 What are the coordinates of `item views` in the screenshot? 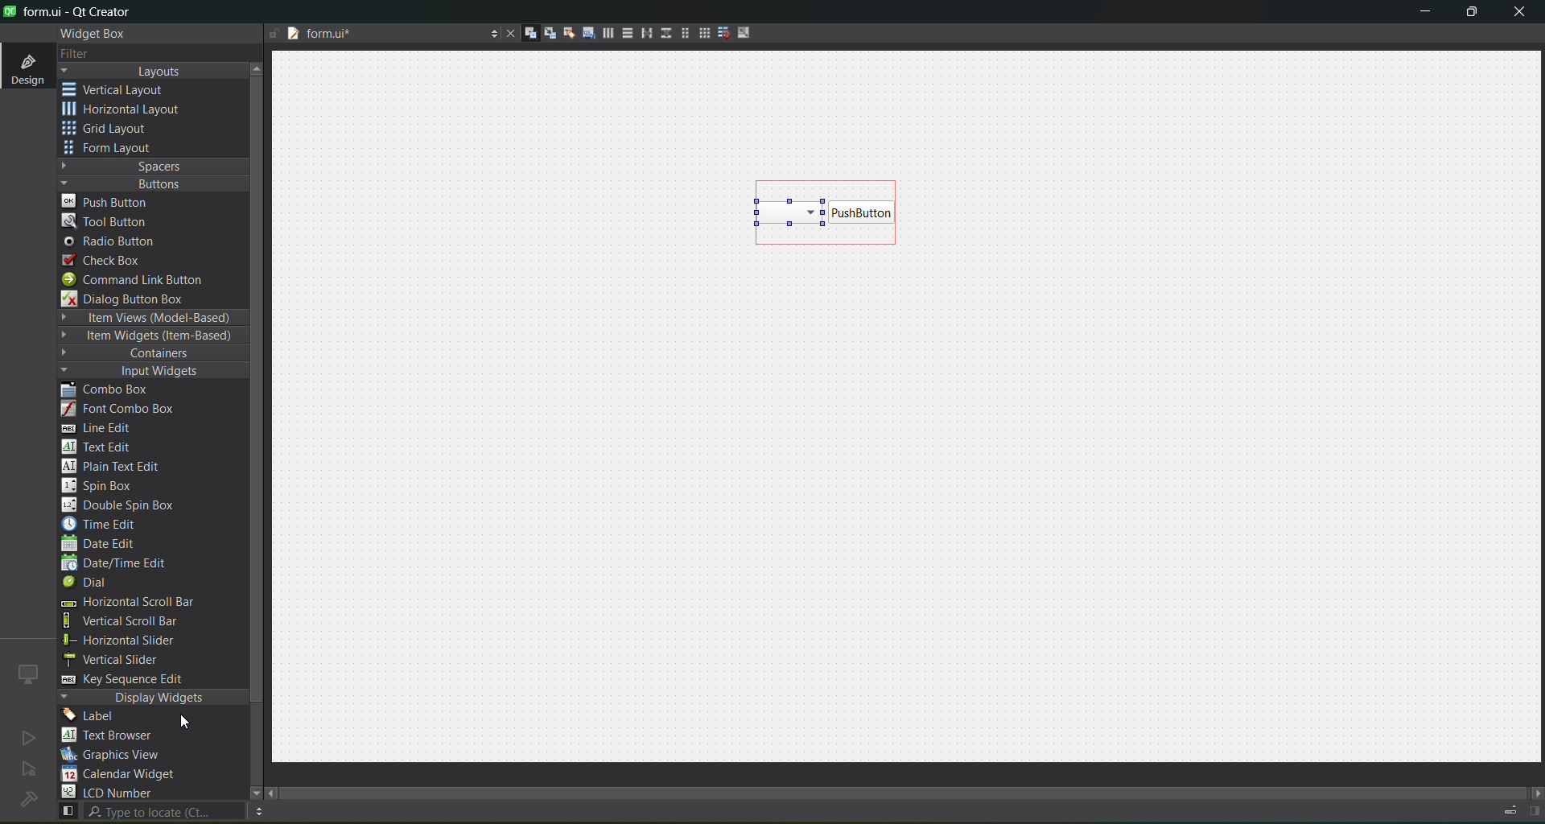 It's located at (151, 319).